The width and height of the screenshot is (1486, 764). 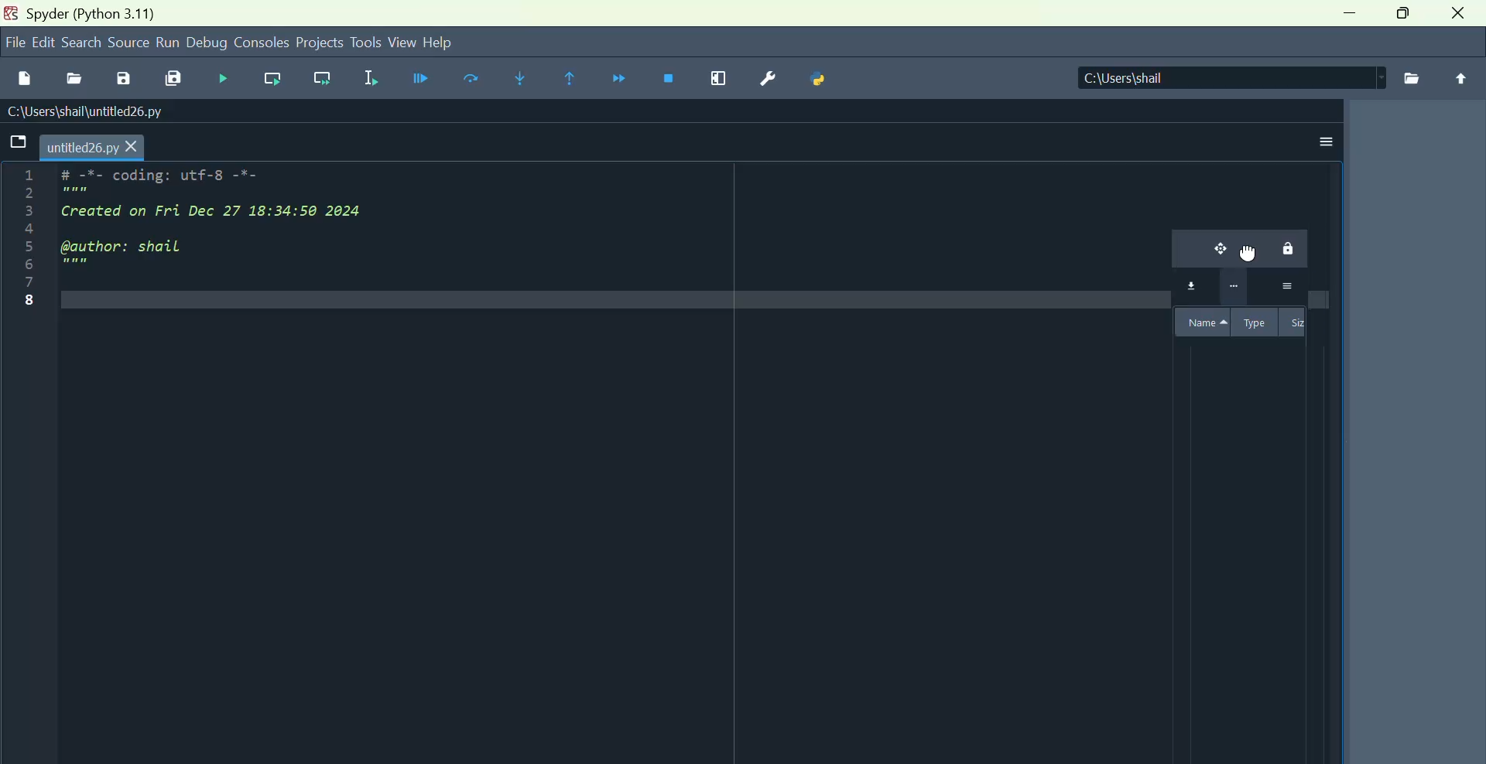 What do you see at coordinates (221, 78) in the screenshot?
I see `Debug` at bounding box center [221, 78].